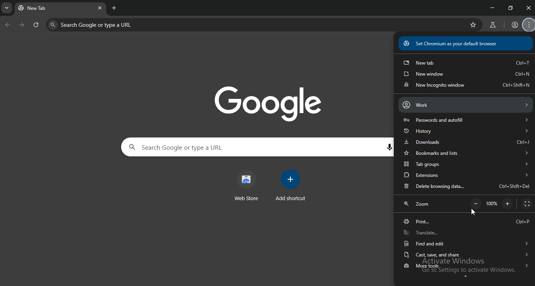  Describe the element at coordinates (476, 204) in the screenshot. I see `zoom out` at that location.